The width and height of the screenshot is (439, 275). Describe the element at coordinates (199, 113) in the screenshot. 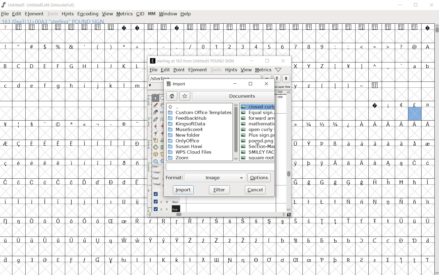

I see `Custom Office Templates` at that location.